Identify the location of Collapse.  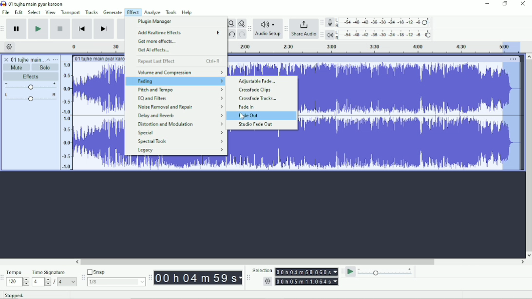
(49, 60).